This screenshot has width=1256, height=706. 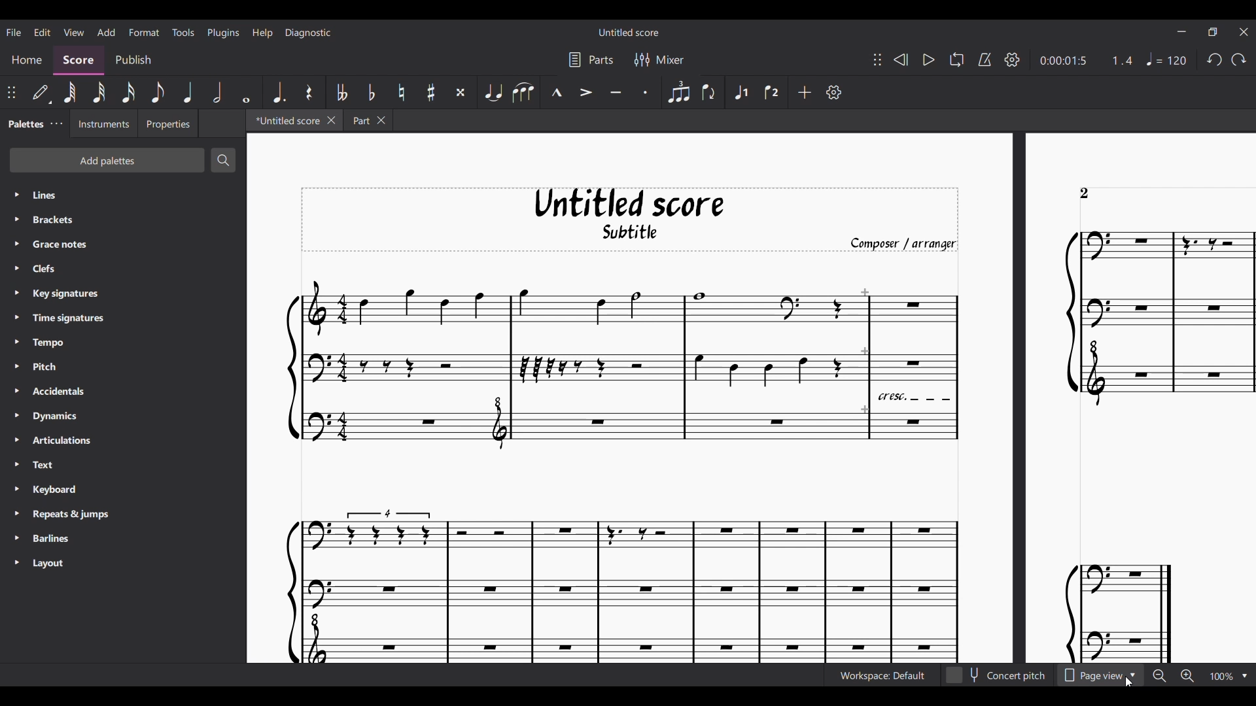 What do you see at coordinates (739, 92) in the screenshot?
I see `Voice 1` at bounding box center [739, 92].